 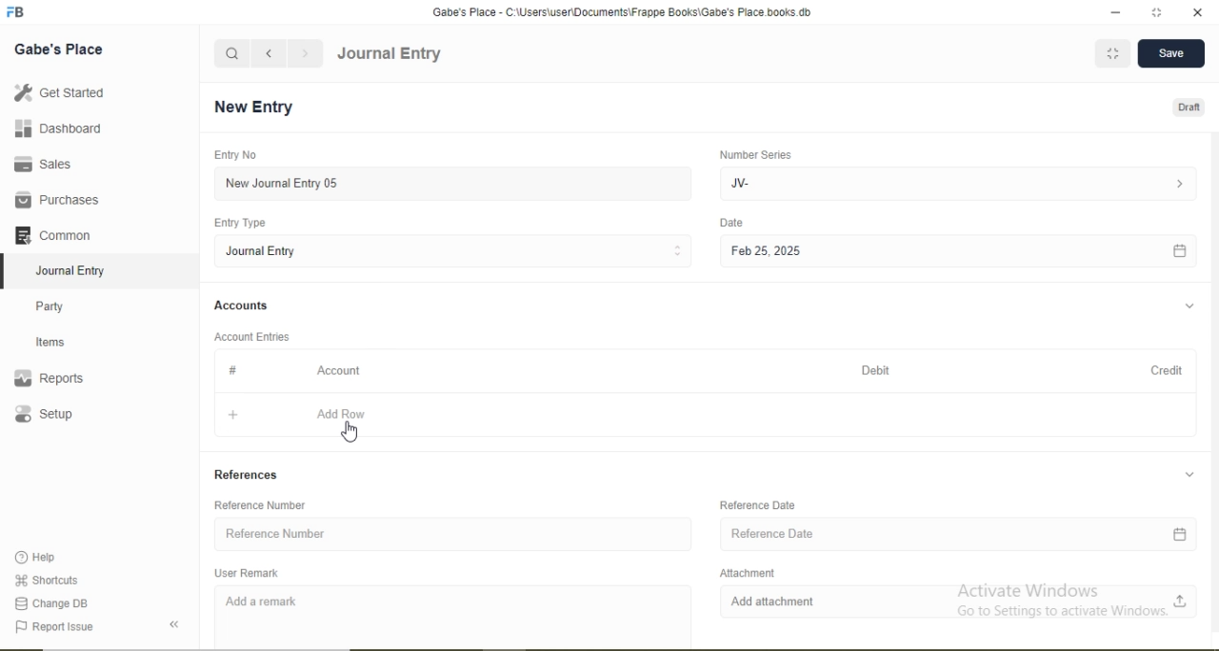 I want to click on User Remark, so click(x=250, y=572).